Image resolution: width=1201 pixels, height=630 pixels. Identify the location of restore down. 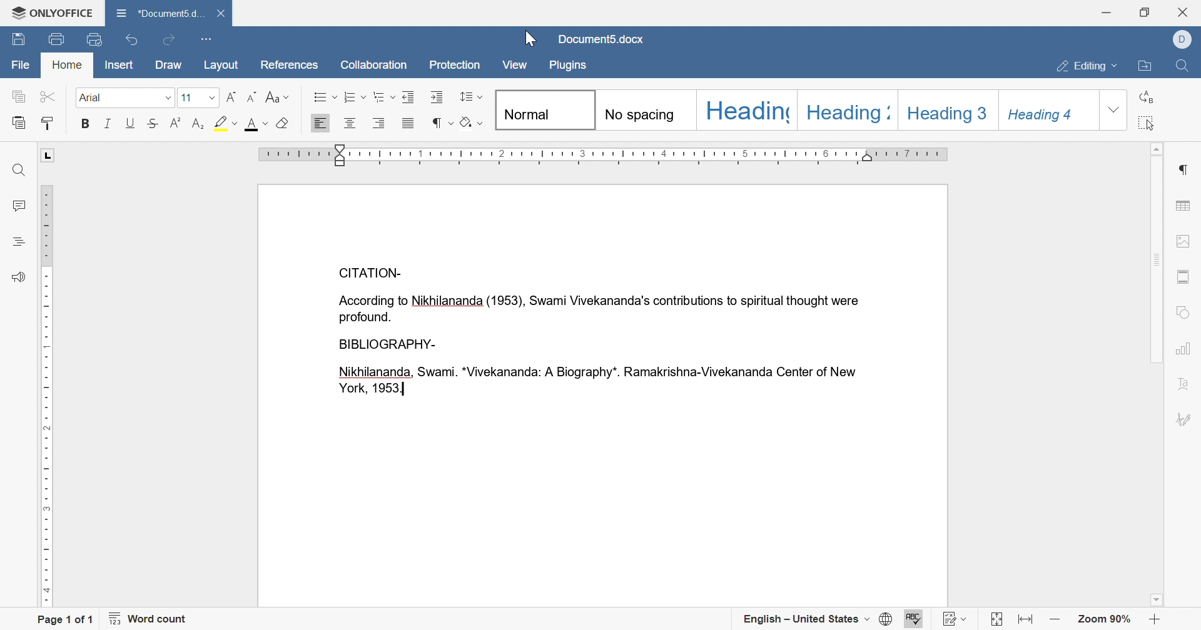
(1145, 11).